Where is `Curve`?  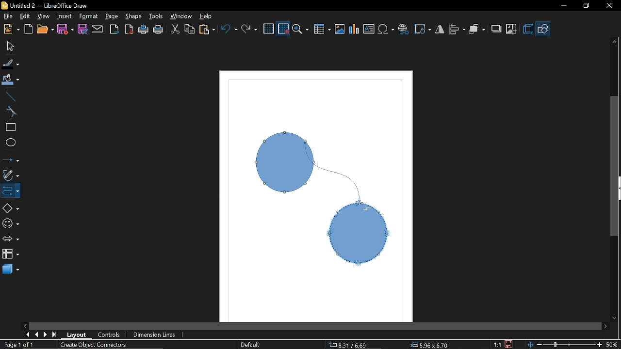 Curve is located at coordinates (9, 111).